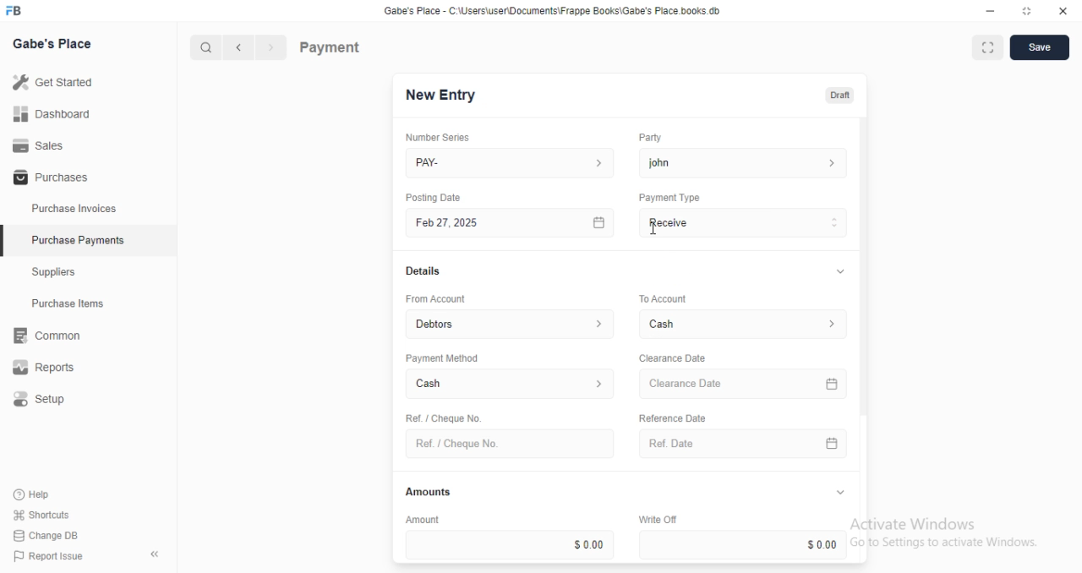  What do you see at coordinates (48, 178) in the screenshot?
I see `Purchases` at bounding box center [48, 178].